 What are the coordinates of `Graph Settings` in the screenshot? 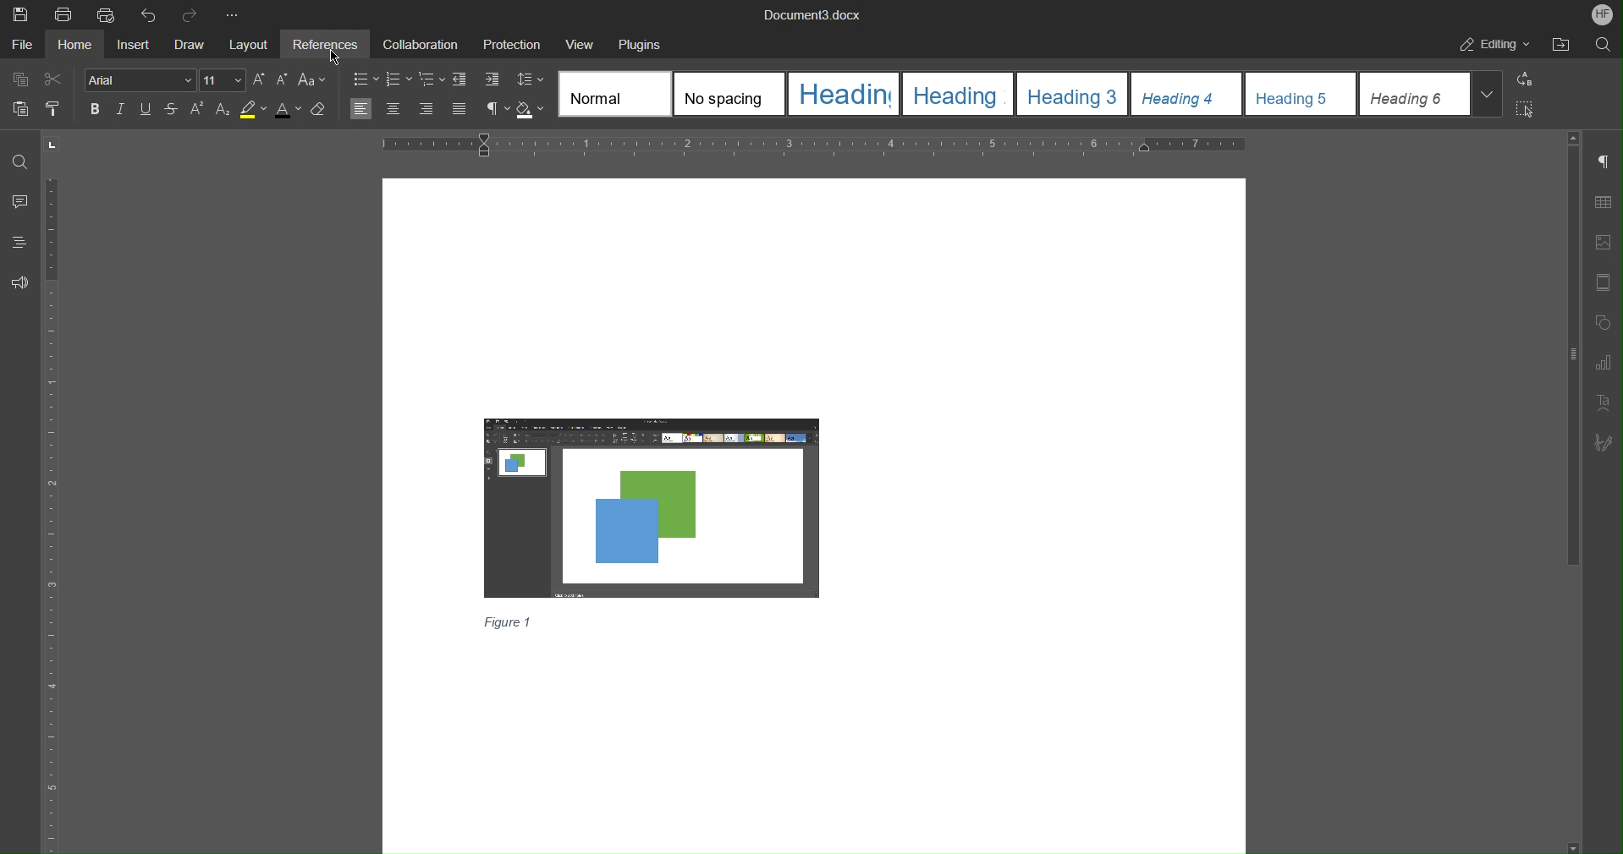 It's located at (1604, 364).